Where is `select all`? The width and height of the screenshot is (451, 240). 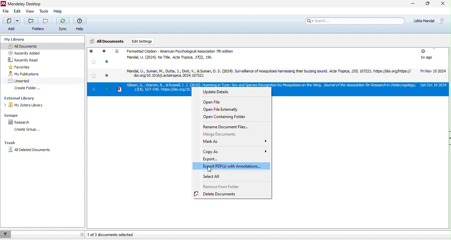
select all is located at coordinates (213, 177).